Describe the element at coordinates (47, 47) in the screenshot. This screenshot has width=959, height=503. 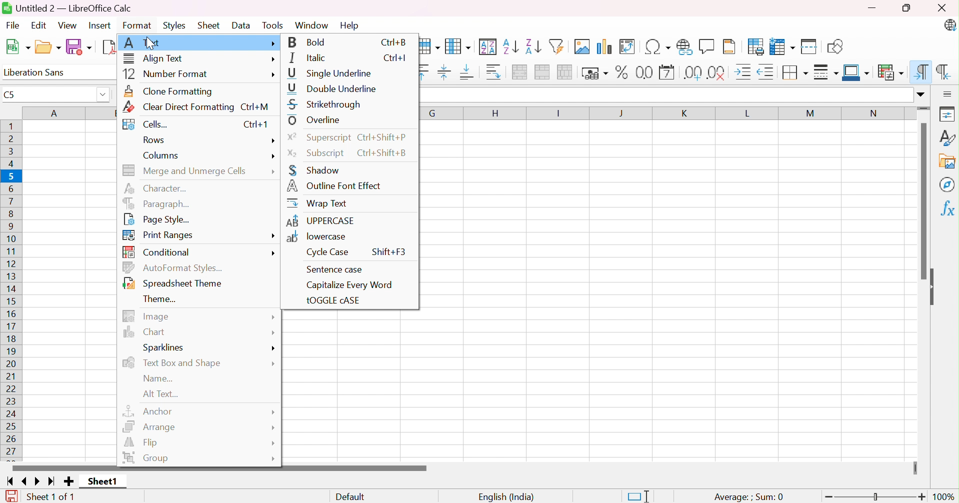
I see `Open` at that location.